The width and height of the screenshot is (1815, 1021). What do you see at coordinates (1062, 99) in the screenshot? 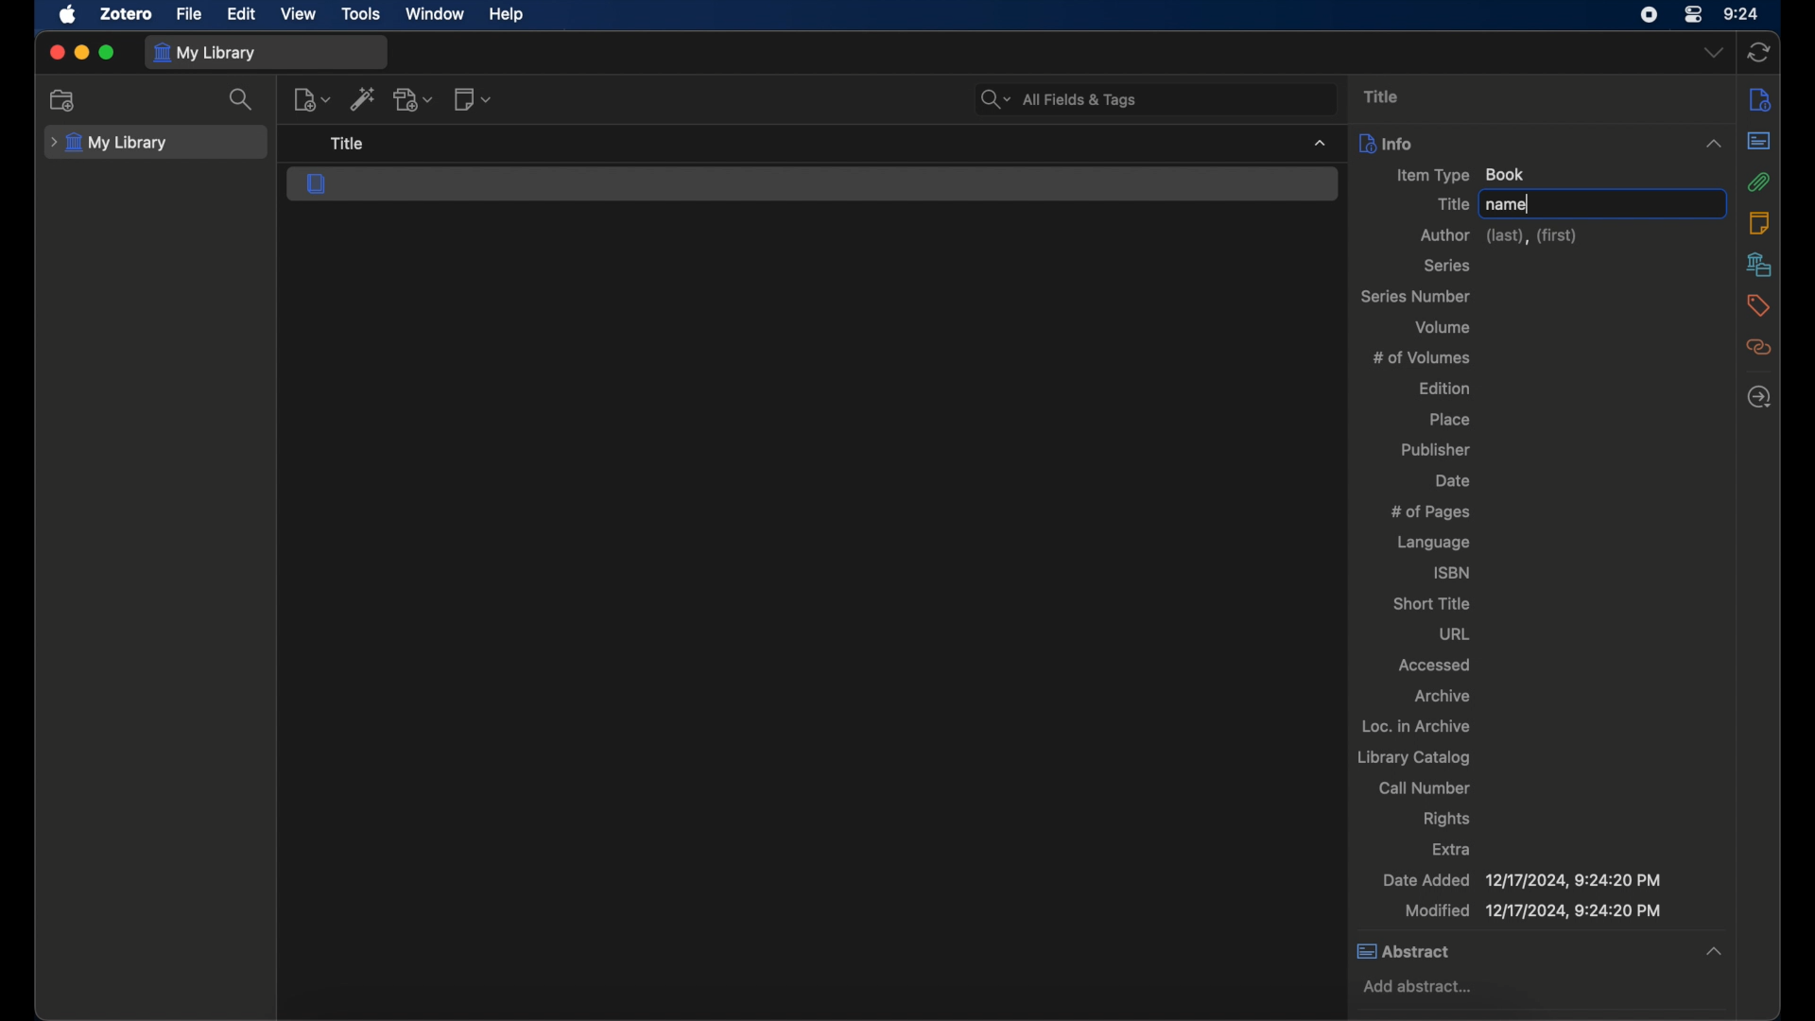
I see `search` at bounding box center [1062, 99].